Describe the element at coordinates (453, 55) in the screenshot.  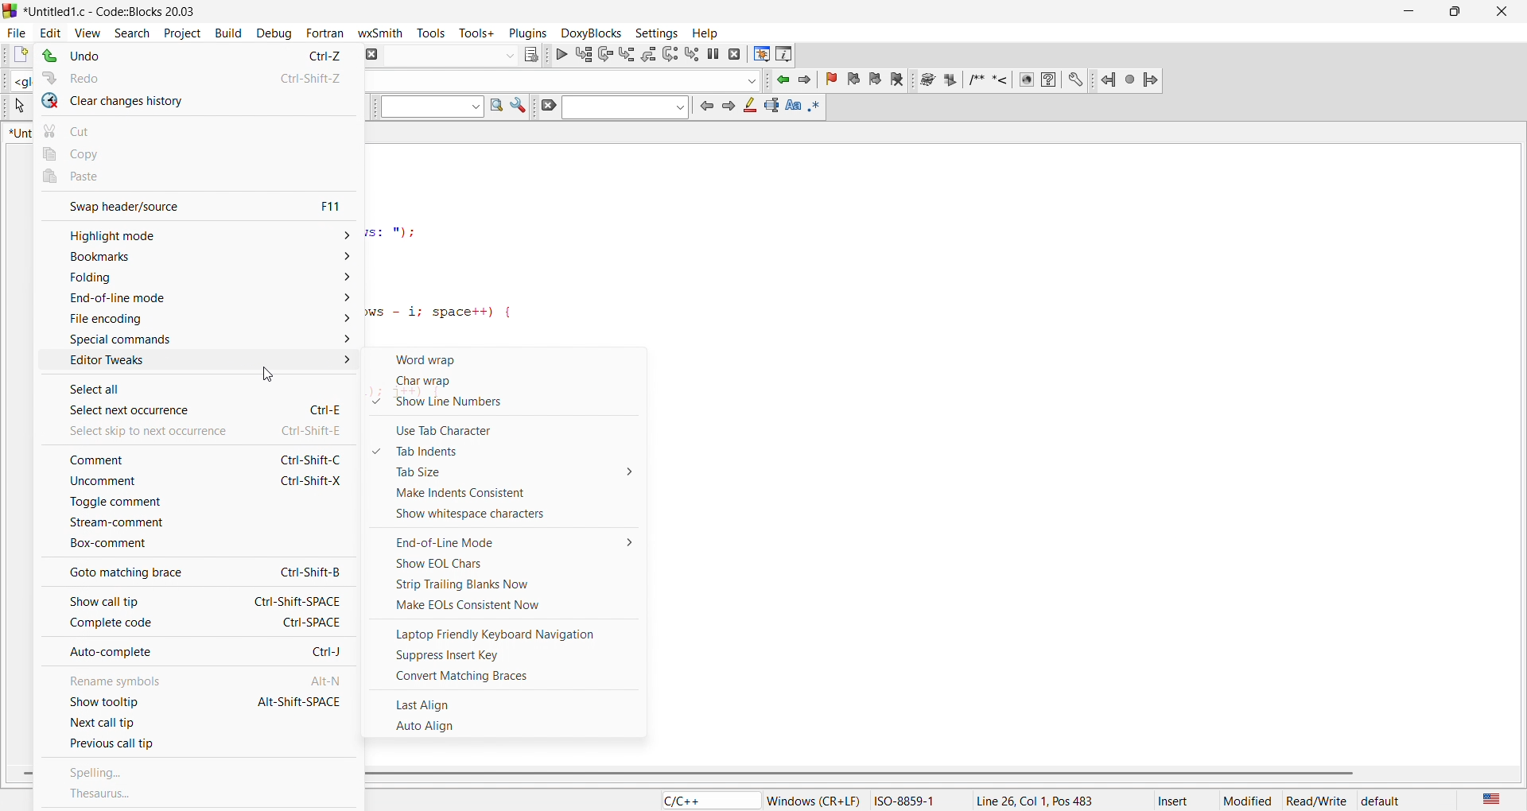
I see `input box` at that location.